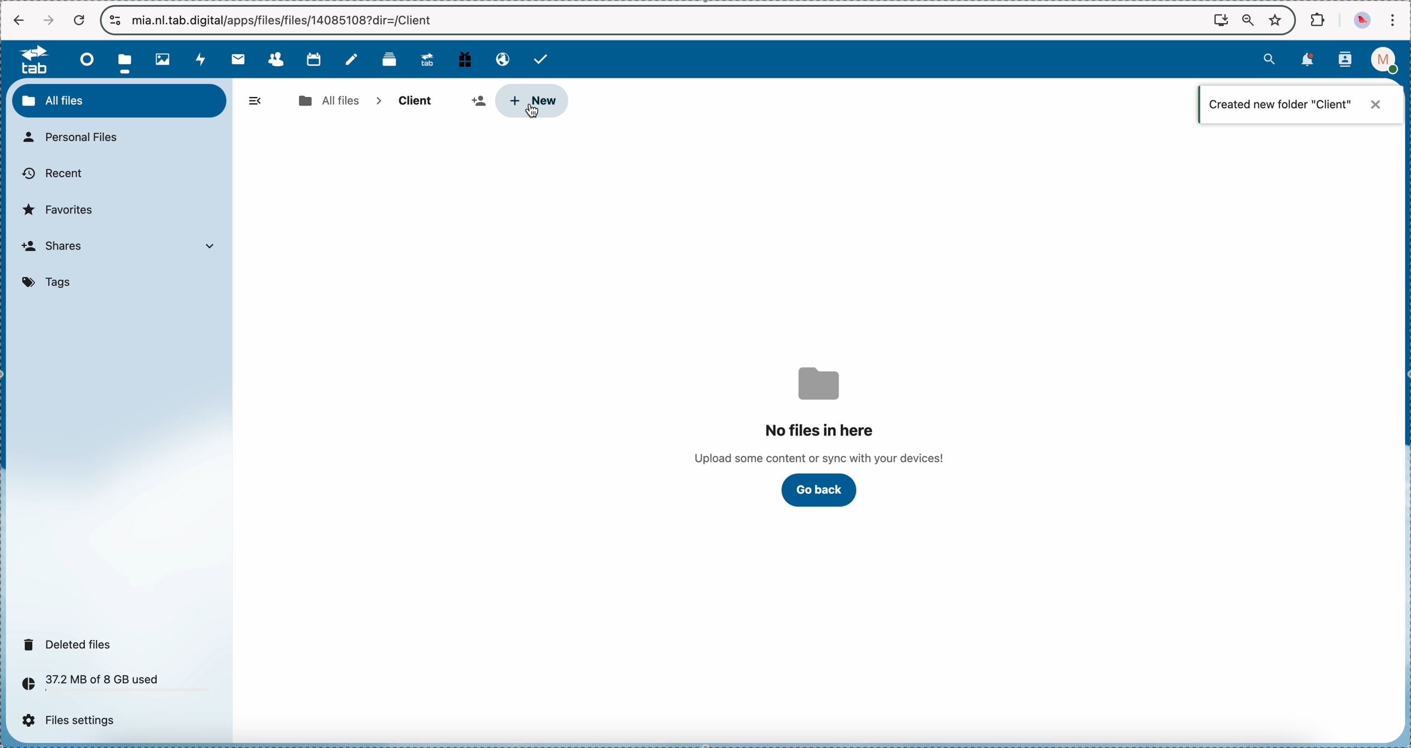 Image resolution: width=1411 pixels, height=748 pixels. Describe the element at coordinates (1221, 19) in the screenshot. I see `screen` at that location.